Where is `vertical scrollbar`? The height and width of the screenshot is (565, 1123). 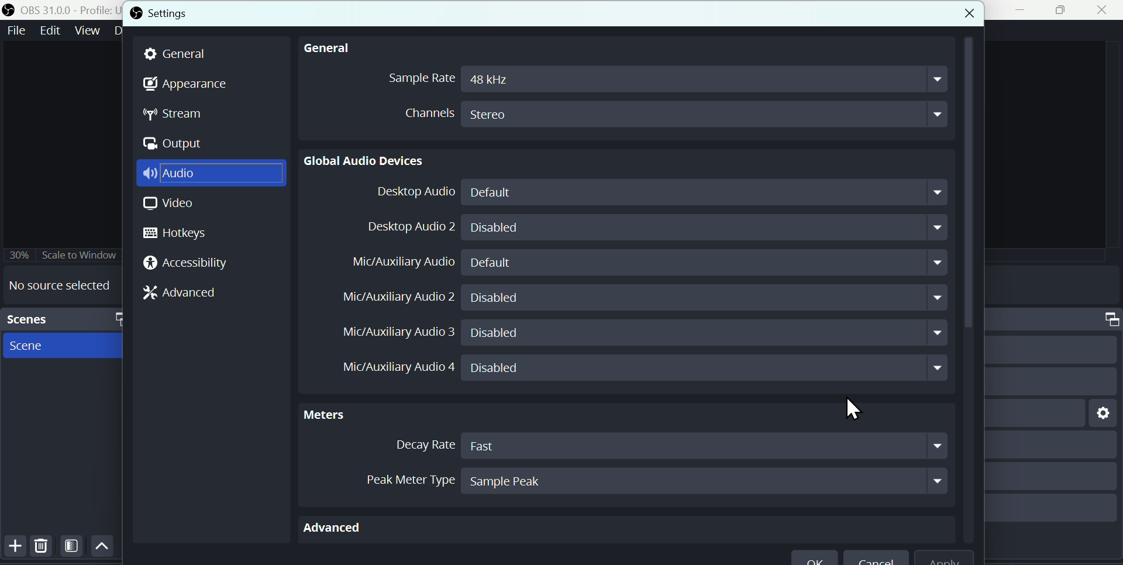 vertical scrollbar is located at coordinates (968, 290).